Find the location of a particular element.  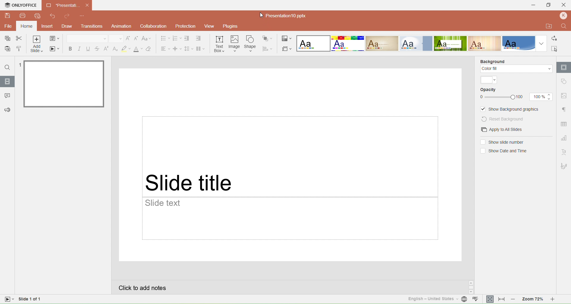

Insert text box is located at coordinates (219, 43).